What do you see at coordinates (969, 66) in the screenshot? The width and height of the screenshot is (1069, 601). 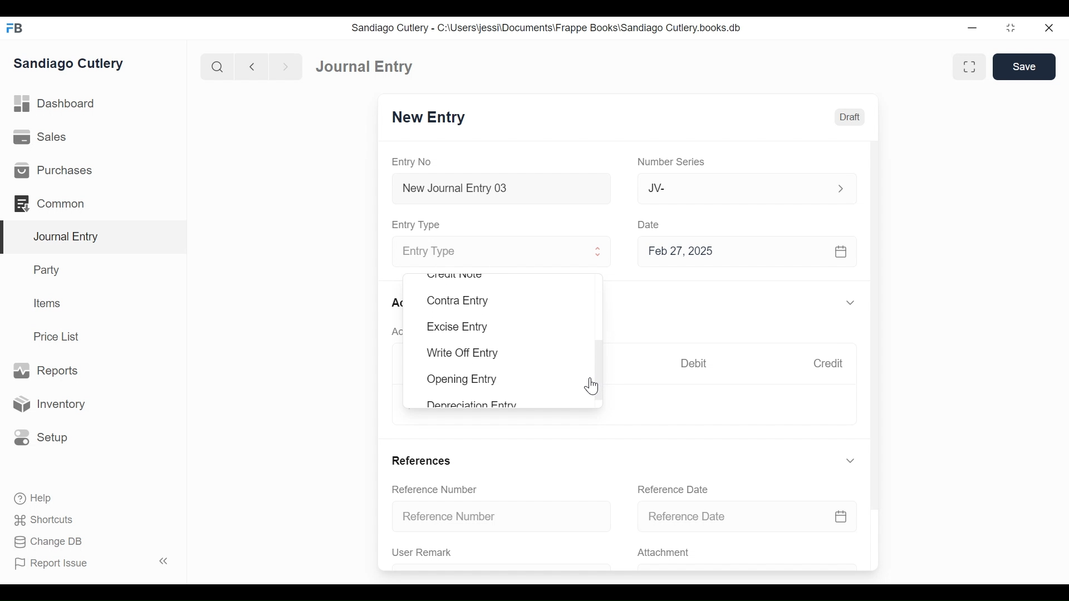 I see `Toggle between form and full width` at bounding box center [969, 66].